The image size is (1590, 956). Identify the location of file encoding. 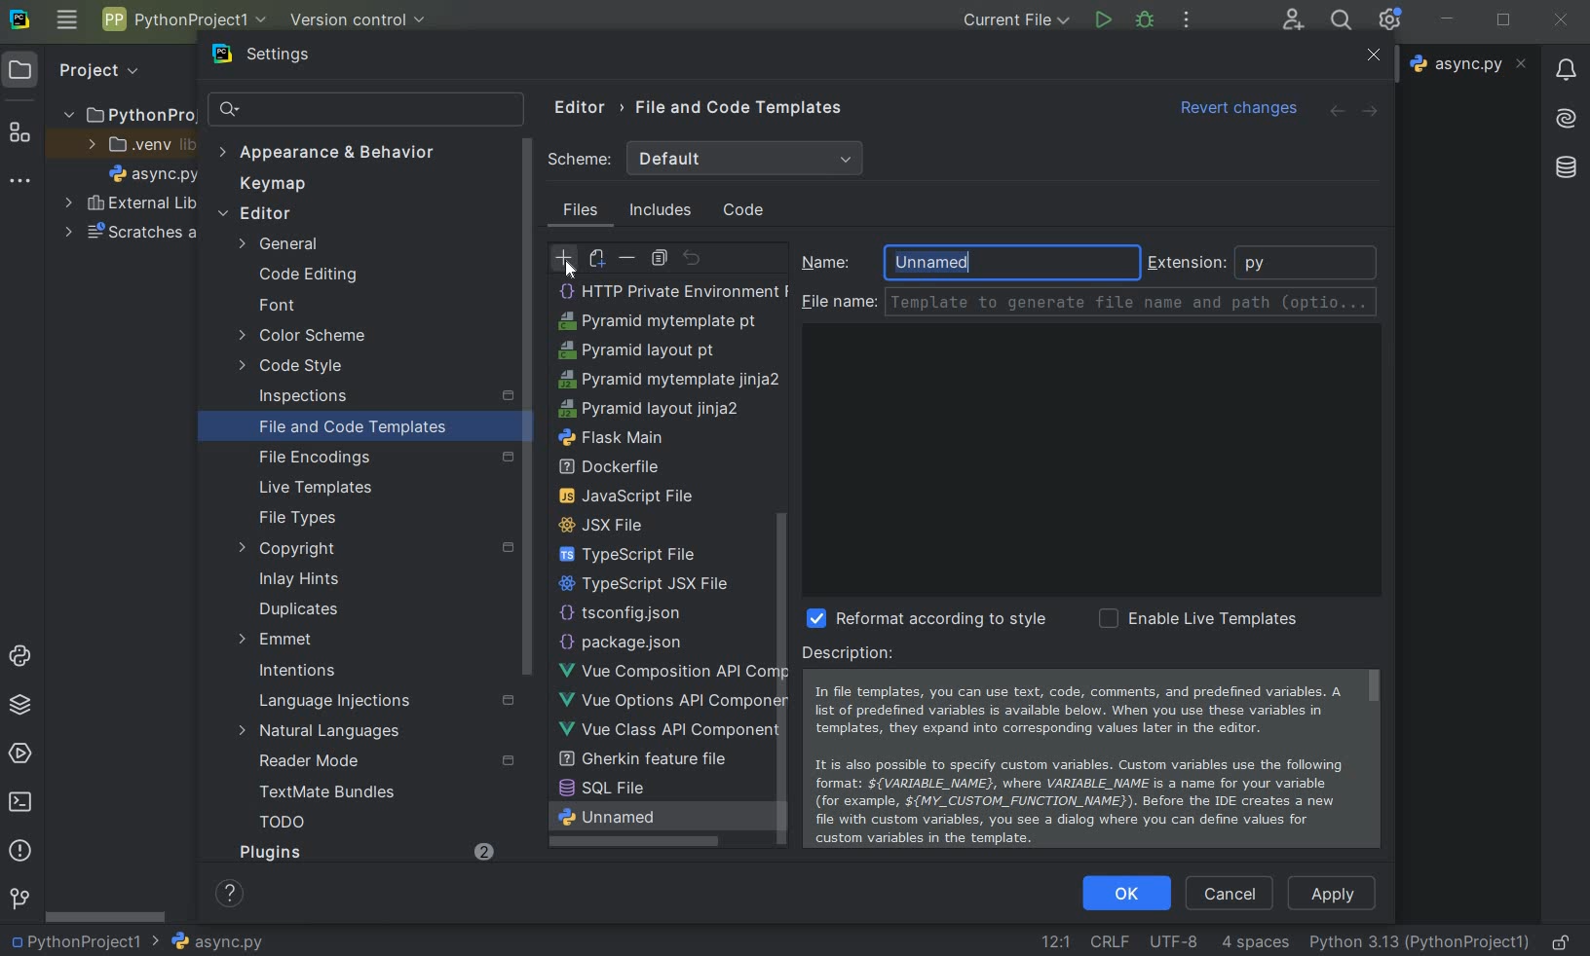
(381, 460).